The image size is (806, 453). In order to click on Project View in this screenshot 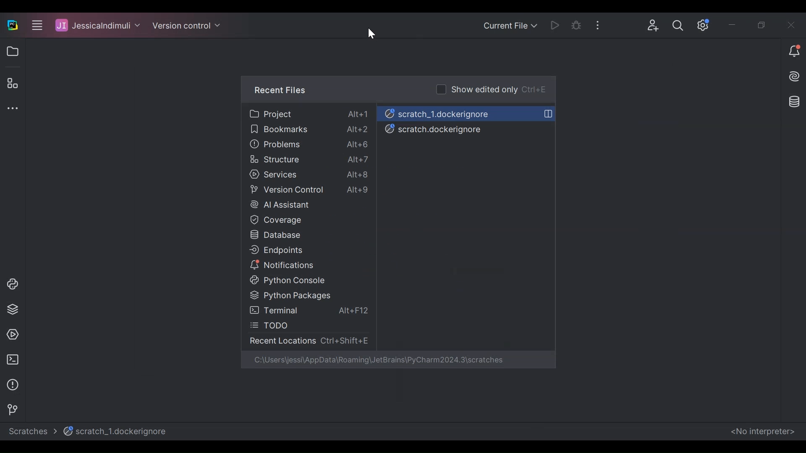, I will do `click(11, 51)`.